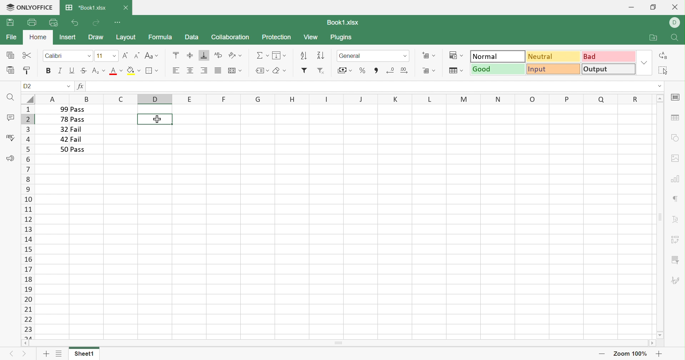 This screenshot has height=360, width=685. I want to click on Spell checking, so click(10, 137).